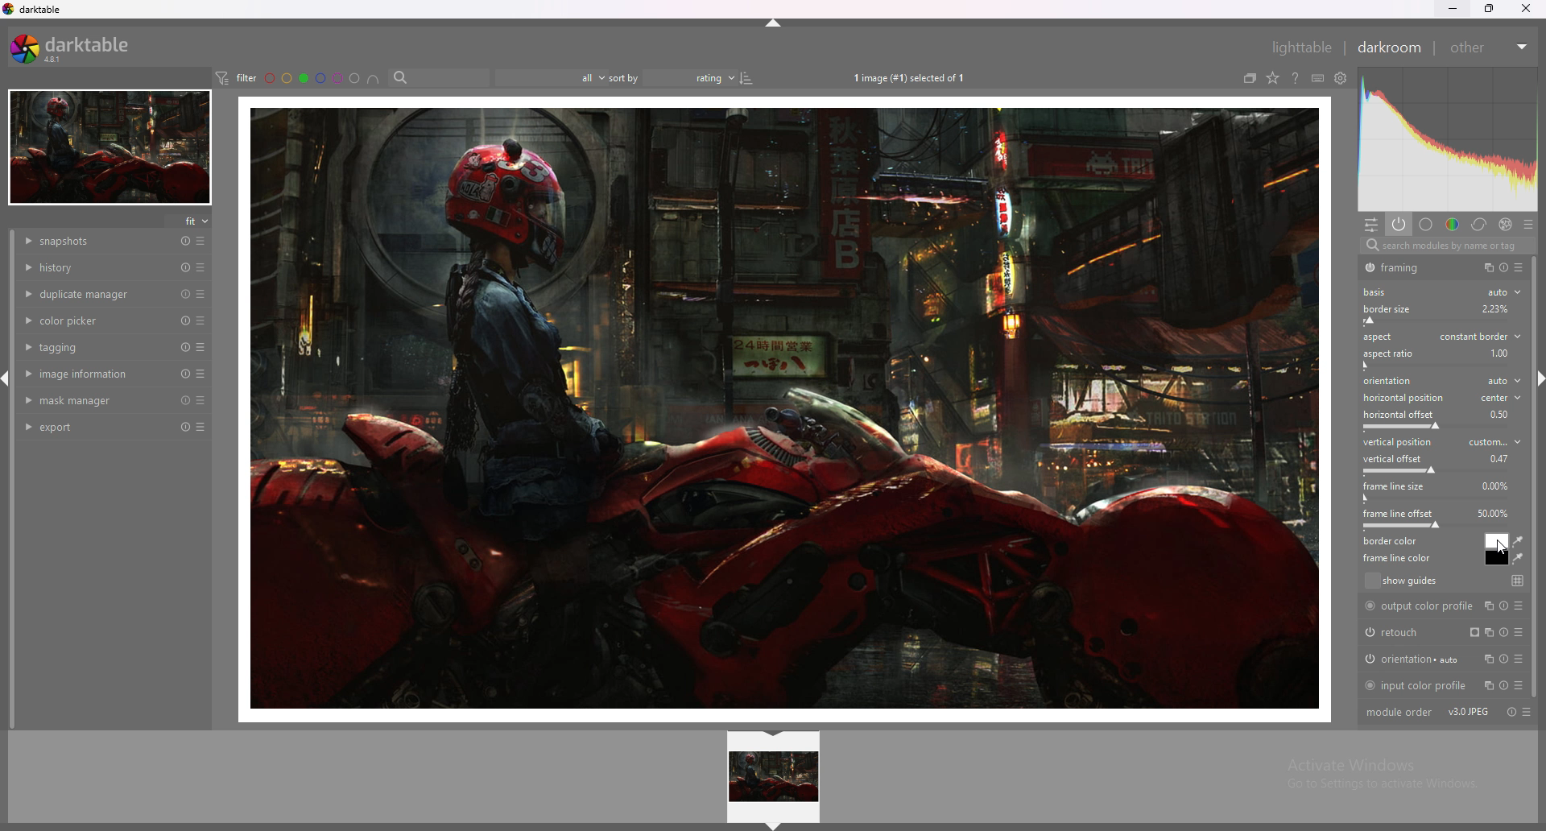  What do you see at coordinates (1530, 712) in the screenshot?
I see `presets` at bounding box center [1530, 712].